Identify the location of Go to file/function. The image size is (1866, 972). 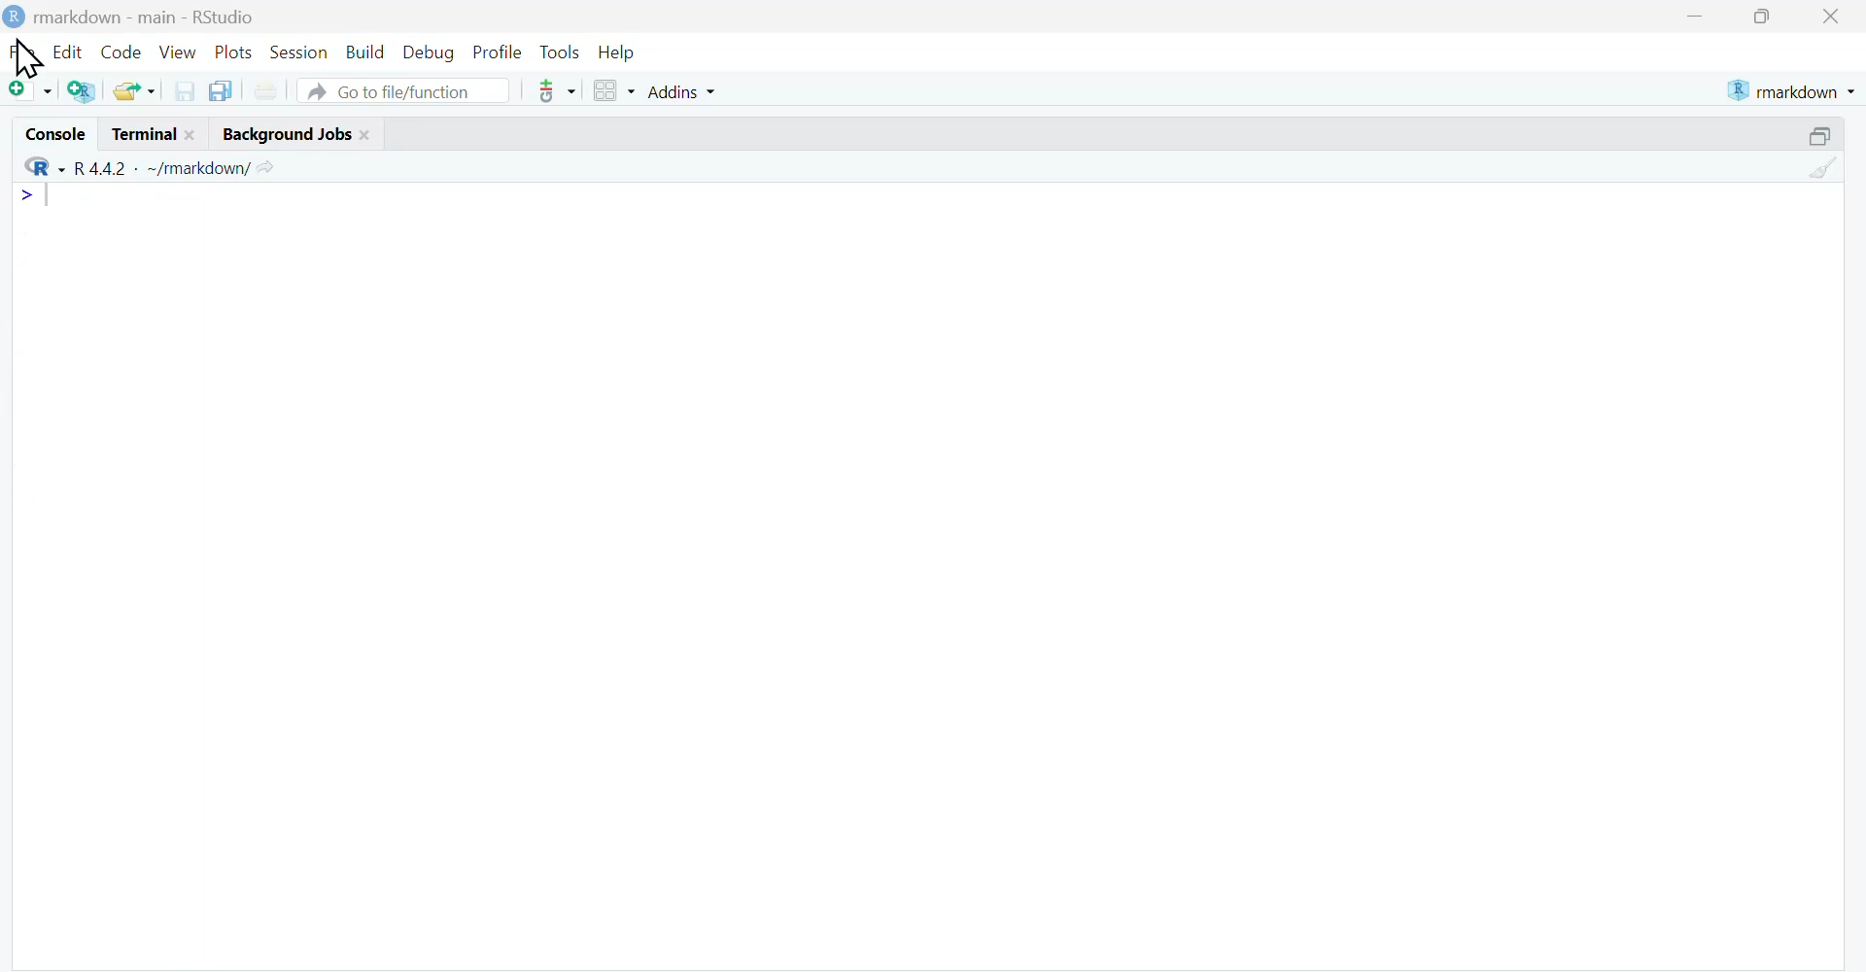
(403, 89).